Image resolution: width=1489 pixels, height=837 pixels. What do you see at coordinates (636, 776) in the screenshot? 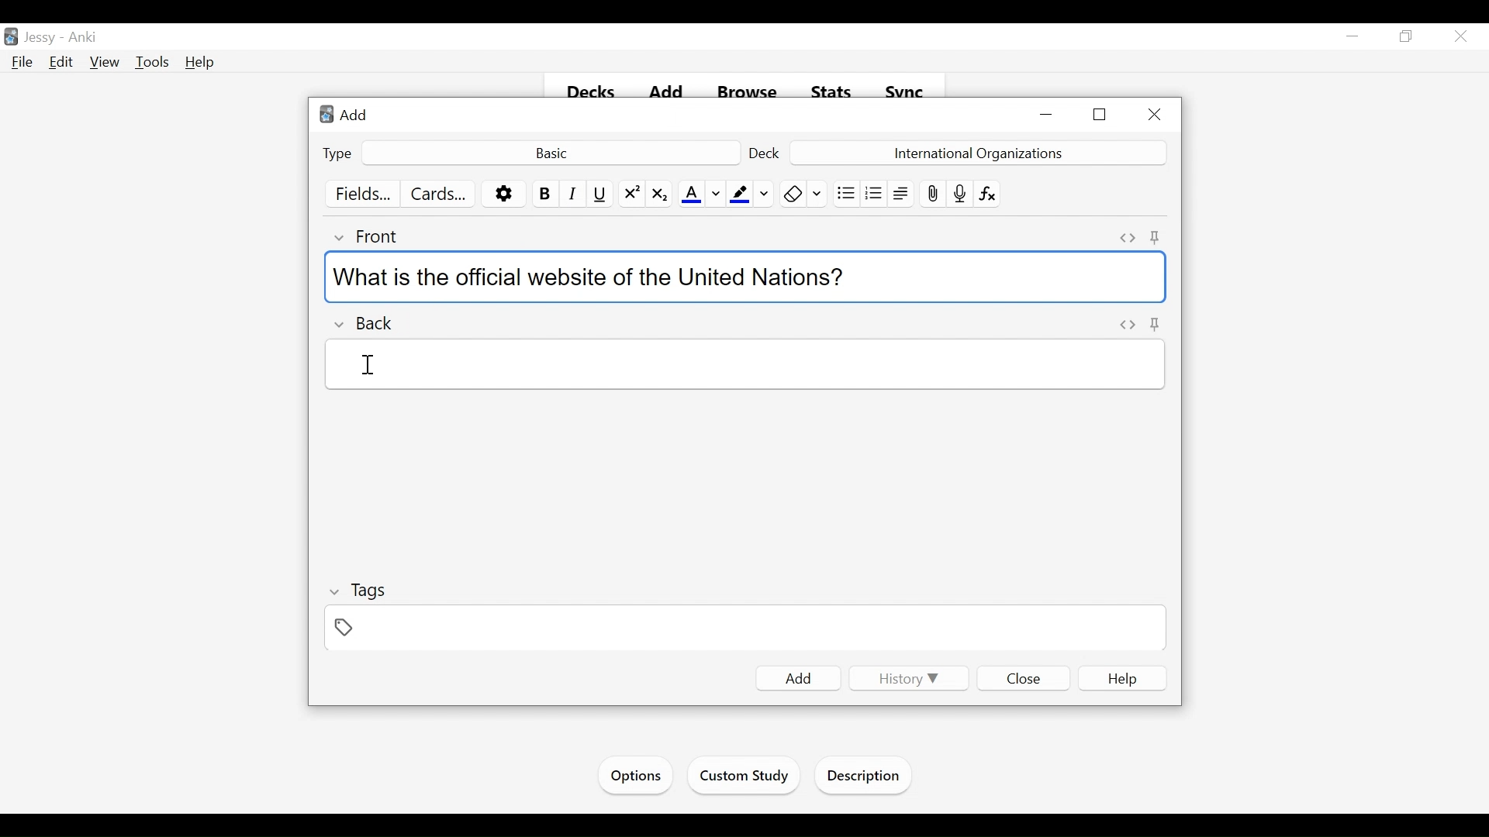
I see `Options` at bounding box center [636, 776].